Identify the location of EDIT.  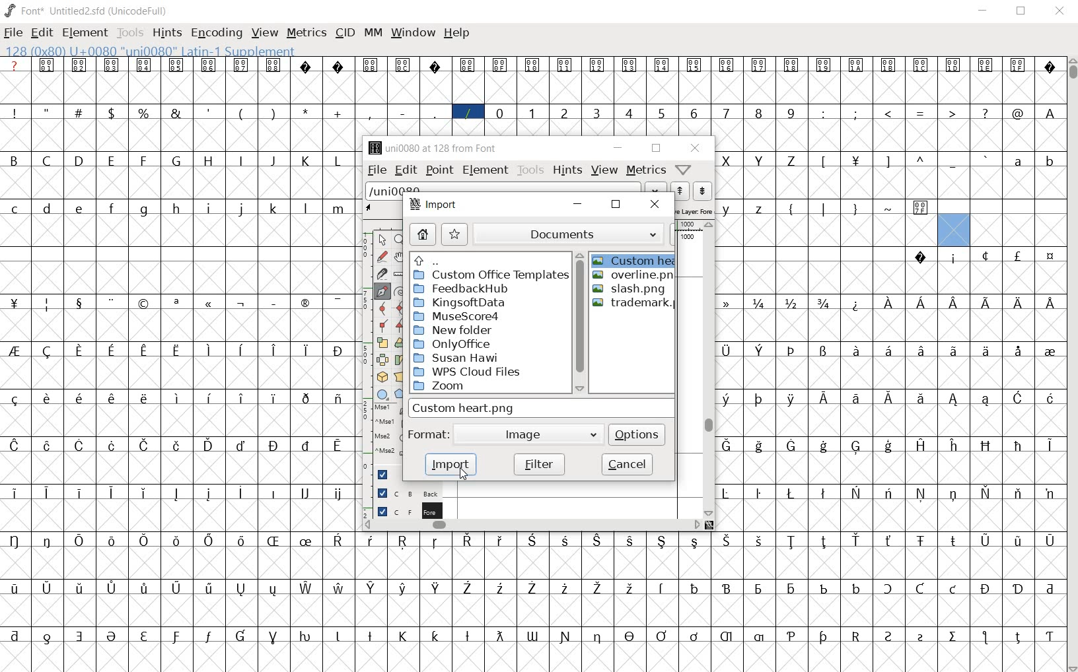
(44, 31).